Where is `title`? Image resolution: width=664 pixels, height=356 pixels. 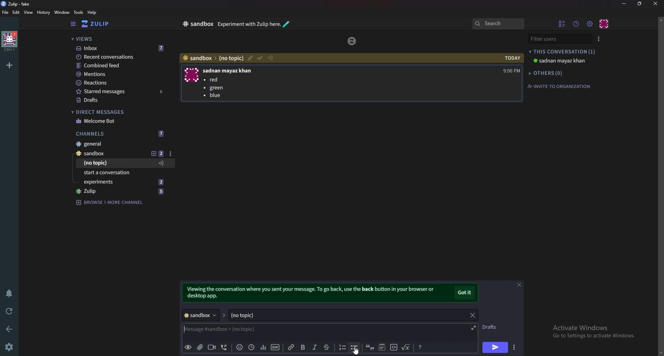 title is located at coordinates (19, 4).